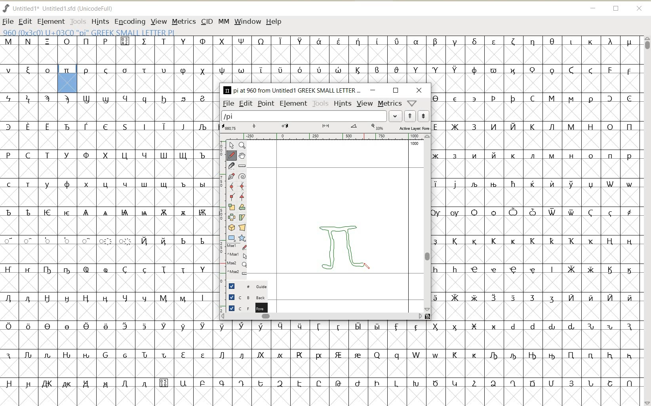  I want to click on Add a corner point, so click(243, 197).